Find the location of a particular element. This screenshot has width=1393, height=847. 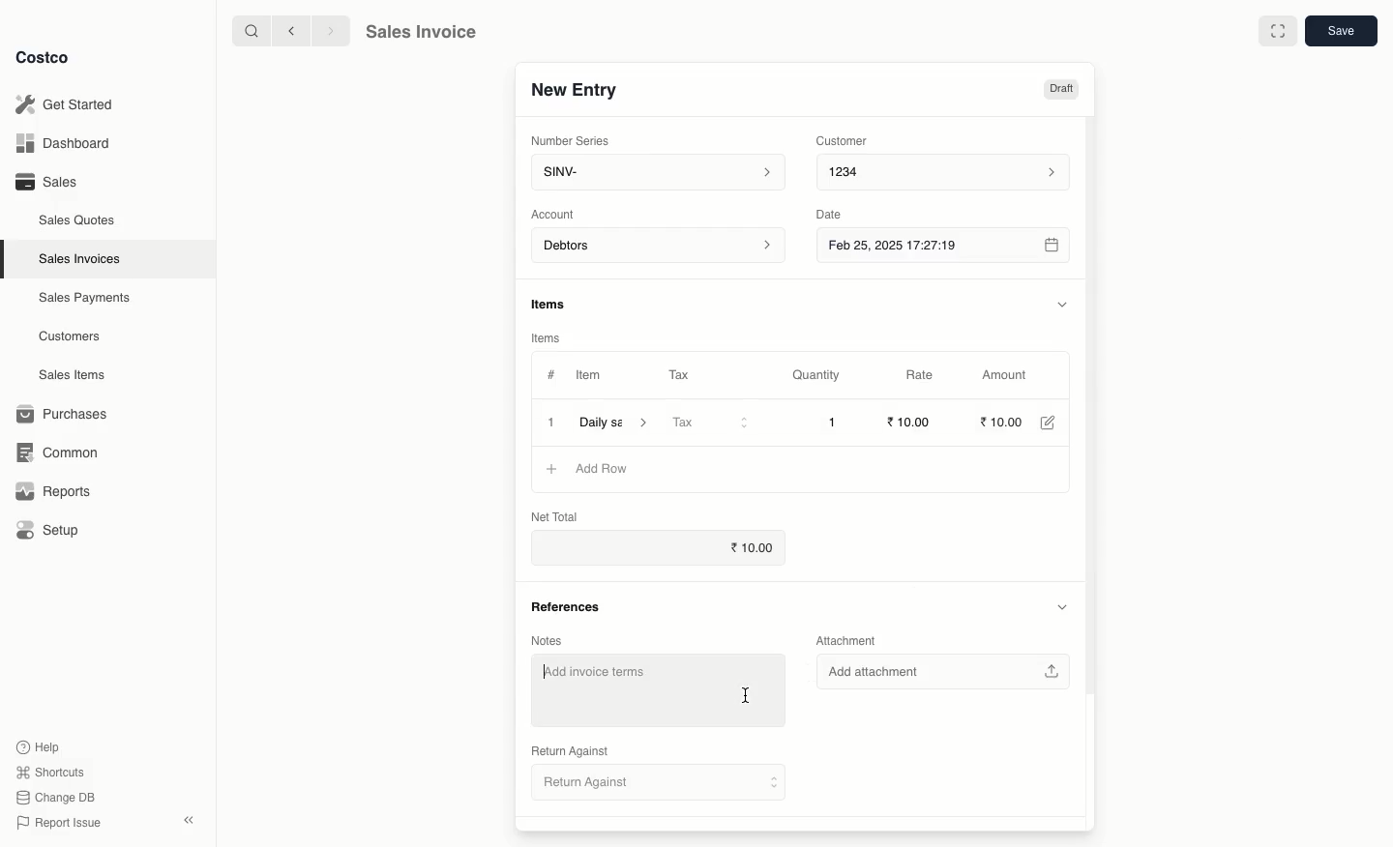

1234 is located at coordinates (951, 175).